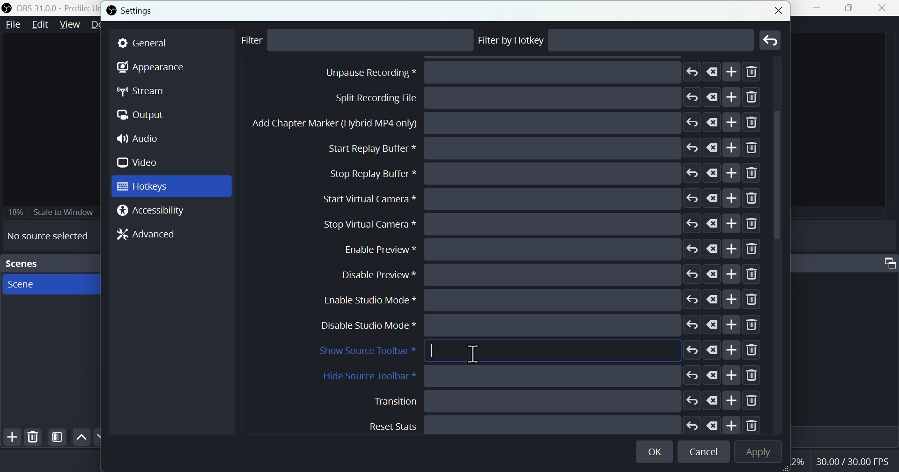 The width and height of the screenshot is (899, 472). Describe the element at coordinates (527, 98) in the screenshot. I see `Start recording` at that location.